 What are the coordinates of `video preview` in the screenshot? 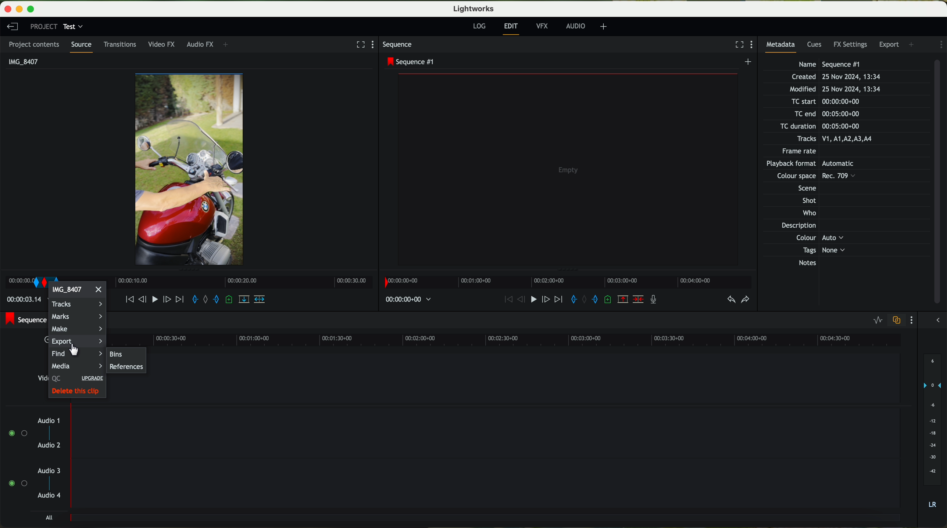 It's located at (568, 169).